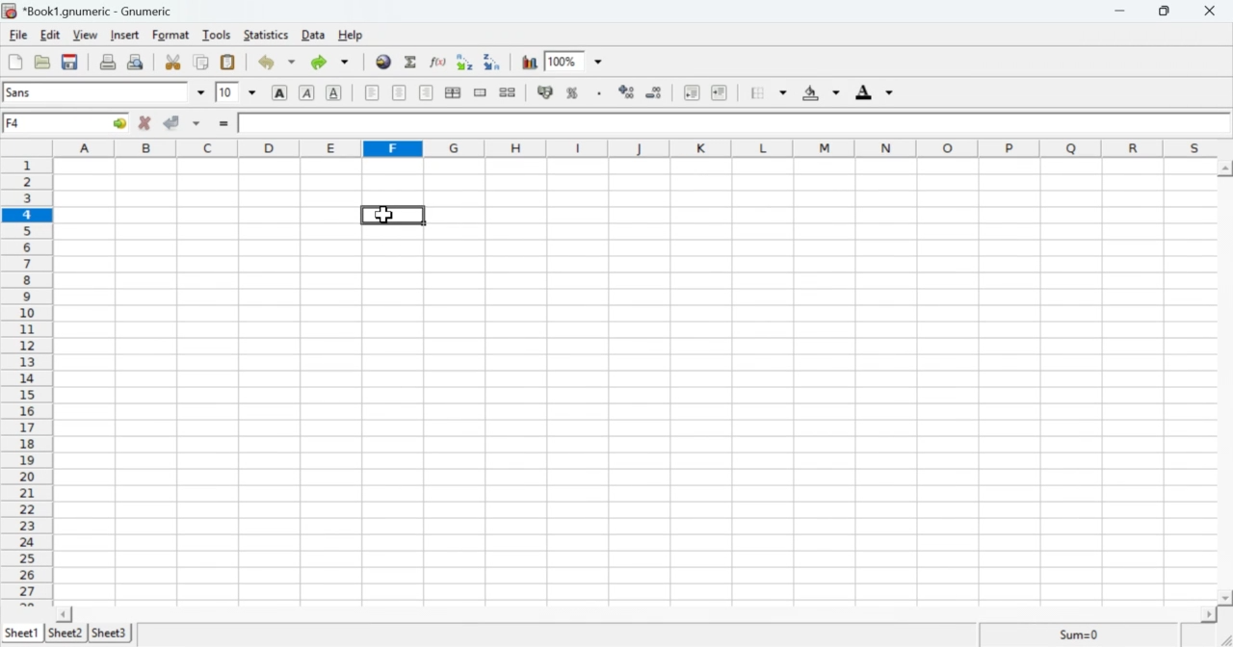 This screenshot has width=1233, height=647. Describe the element at coordinates (173, 120) in the screenshot. I see `Accept change` at that location.